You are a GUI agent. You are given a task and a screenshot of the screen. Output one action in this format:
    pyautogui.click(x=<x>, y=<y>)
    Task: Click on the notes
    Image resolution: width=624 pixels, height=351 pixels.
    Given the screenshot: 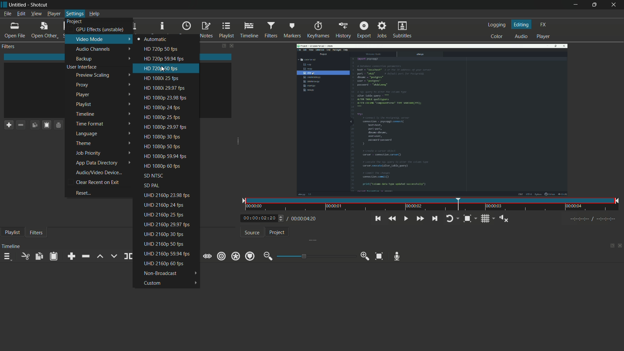 What is the action you would take?
    pyautogui.click(x=206, y=30)
    